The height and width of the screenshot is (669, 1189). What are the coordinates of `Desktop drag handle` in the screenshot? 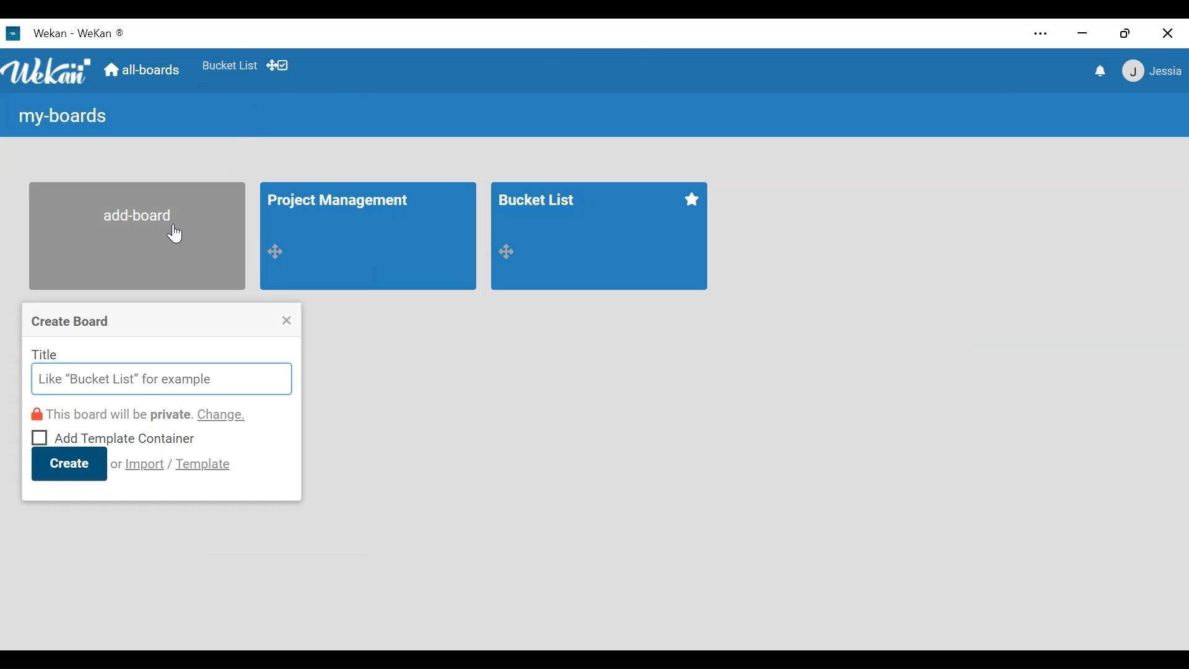 It's located at (507, 251).